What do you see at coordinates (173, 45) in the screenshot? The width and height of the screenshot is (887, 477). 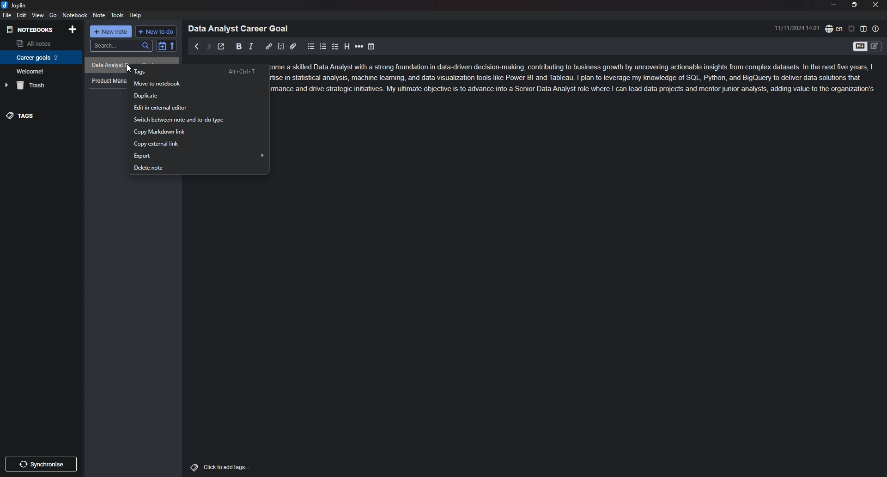 I see `reverse sort order` at bounding box center [173, 45].